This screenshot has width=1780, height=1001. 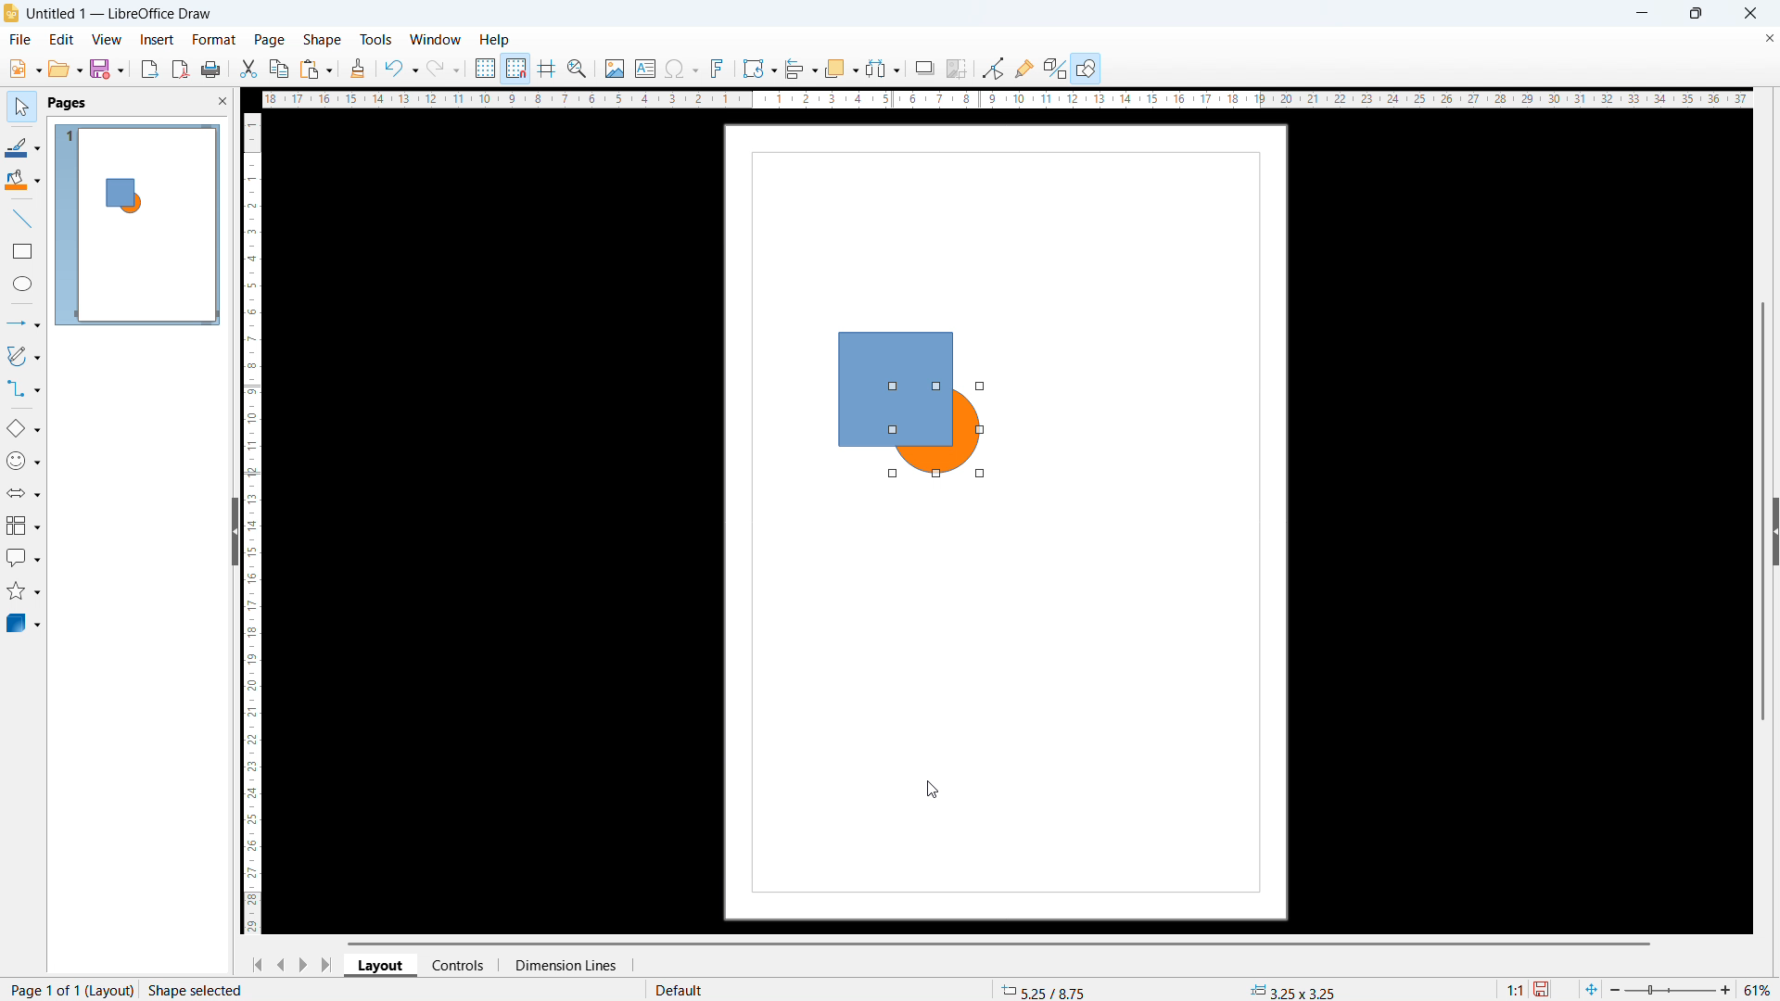 What do you see at coordinates (578, 69) in the screenshot?
I see `zoom` at bounding box center [578, 69].